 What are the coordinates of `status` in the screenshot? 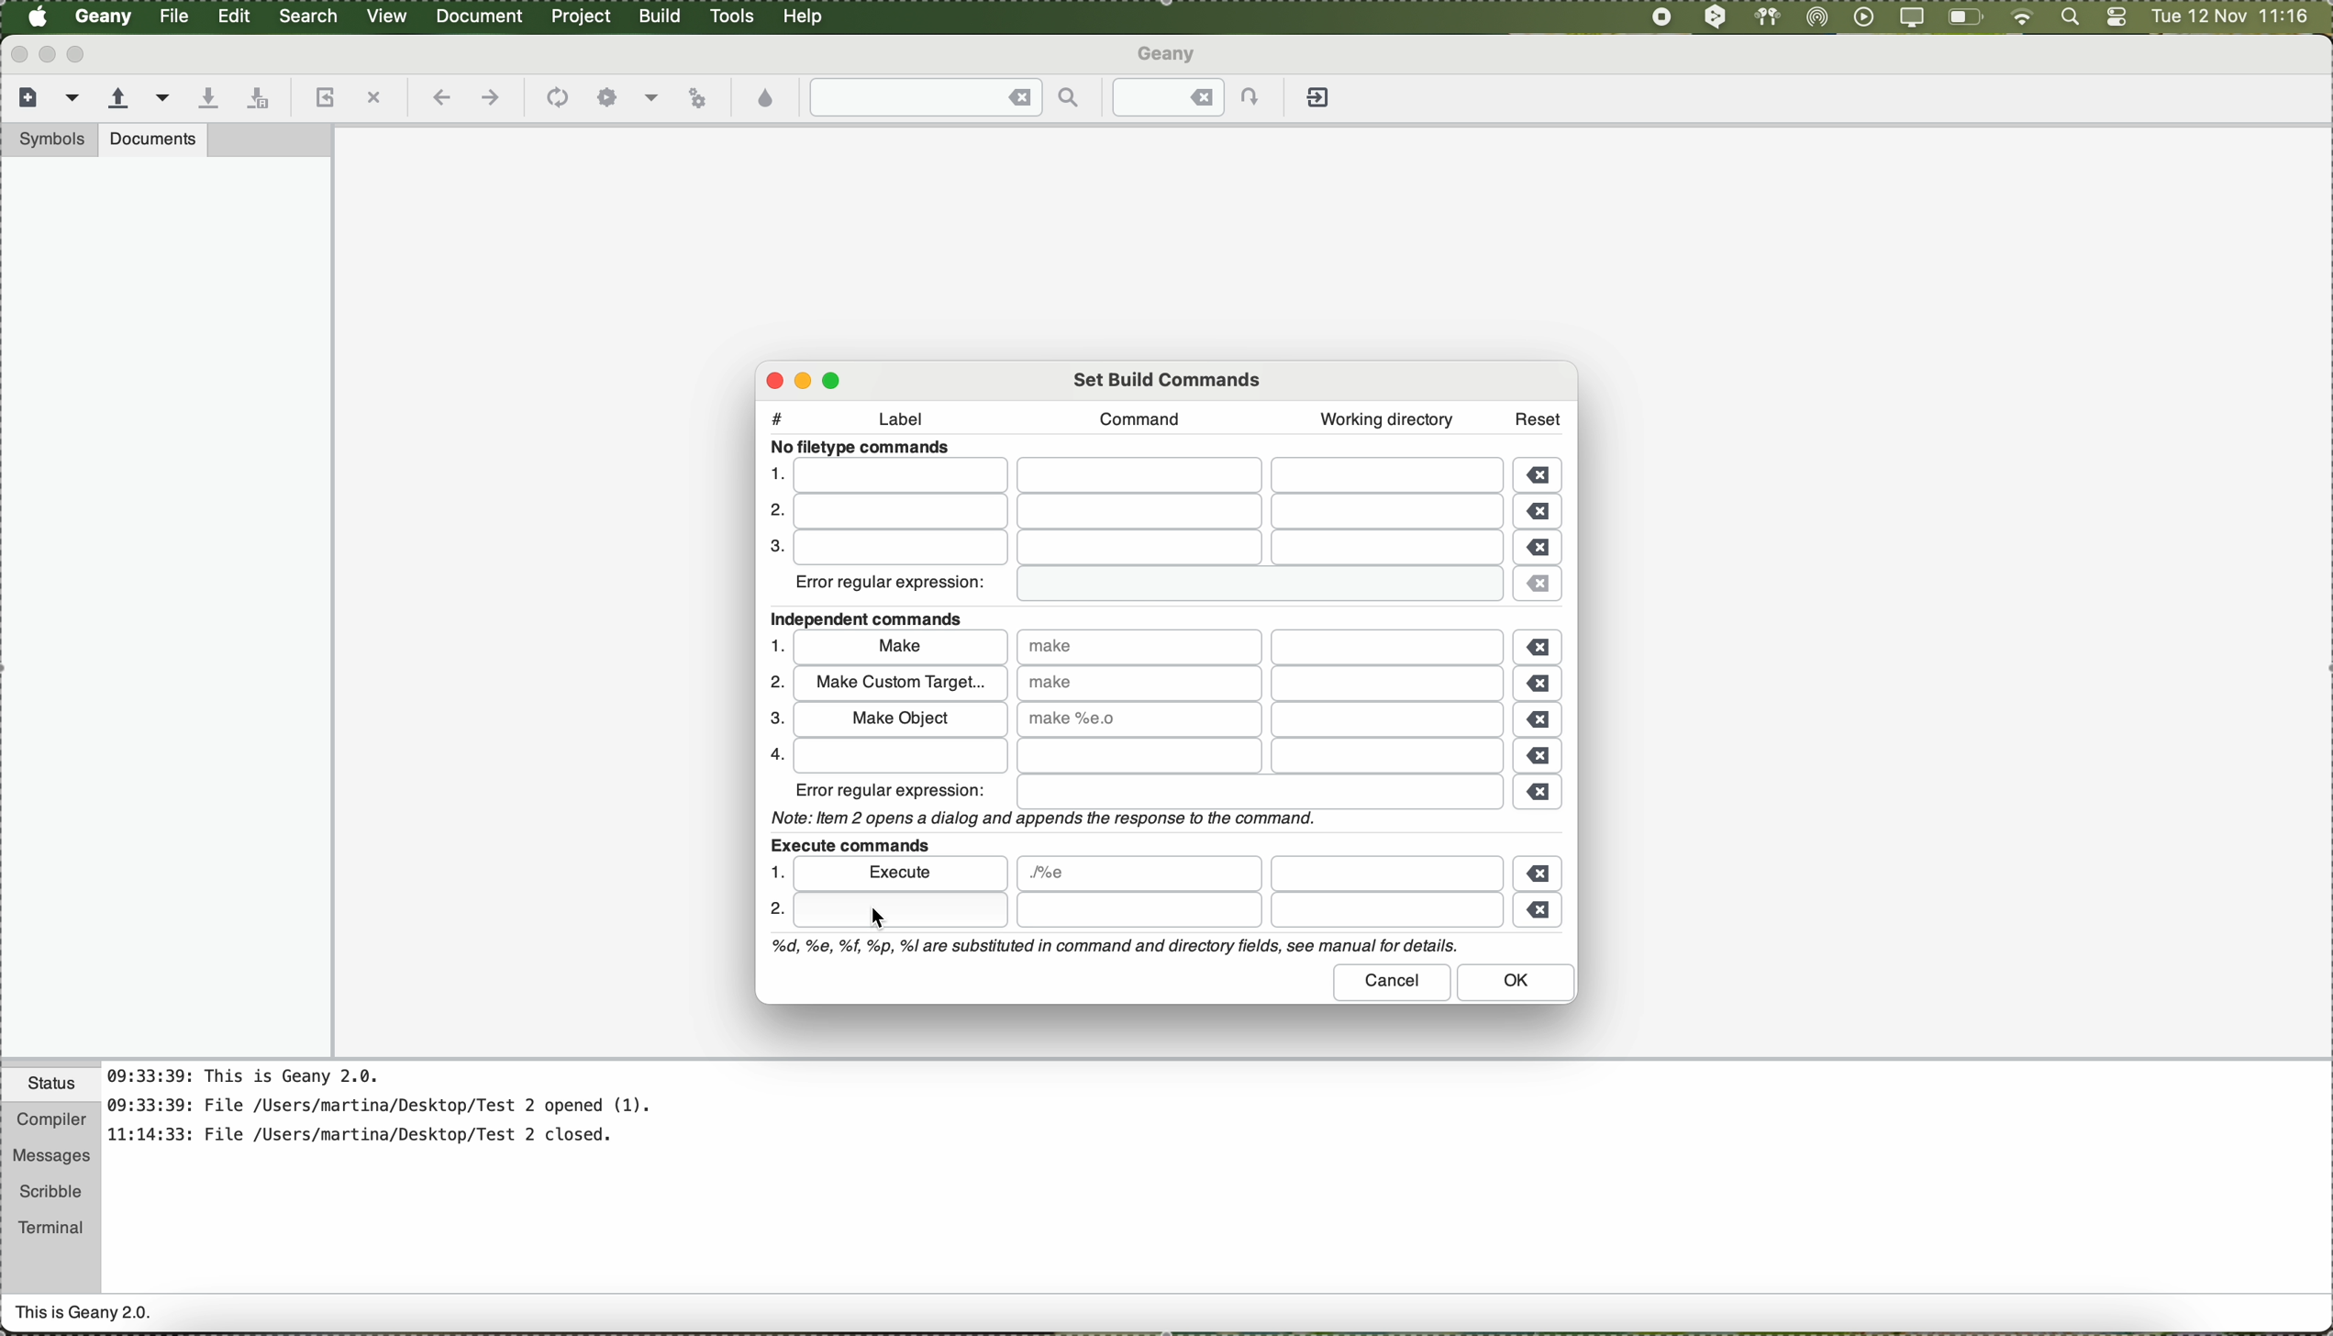 It's located at (51, 1086).